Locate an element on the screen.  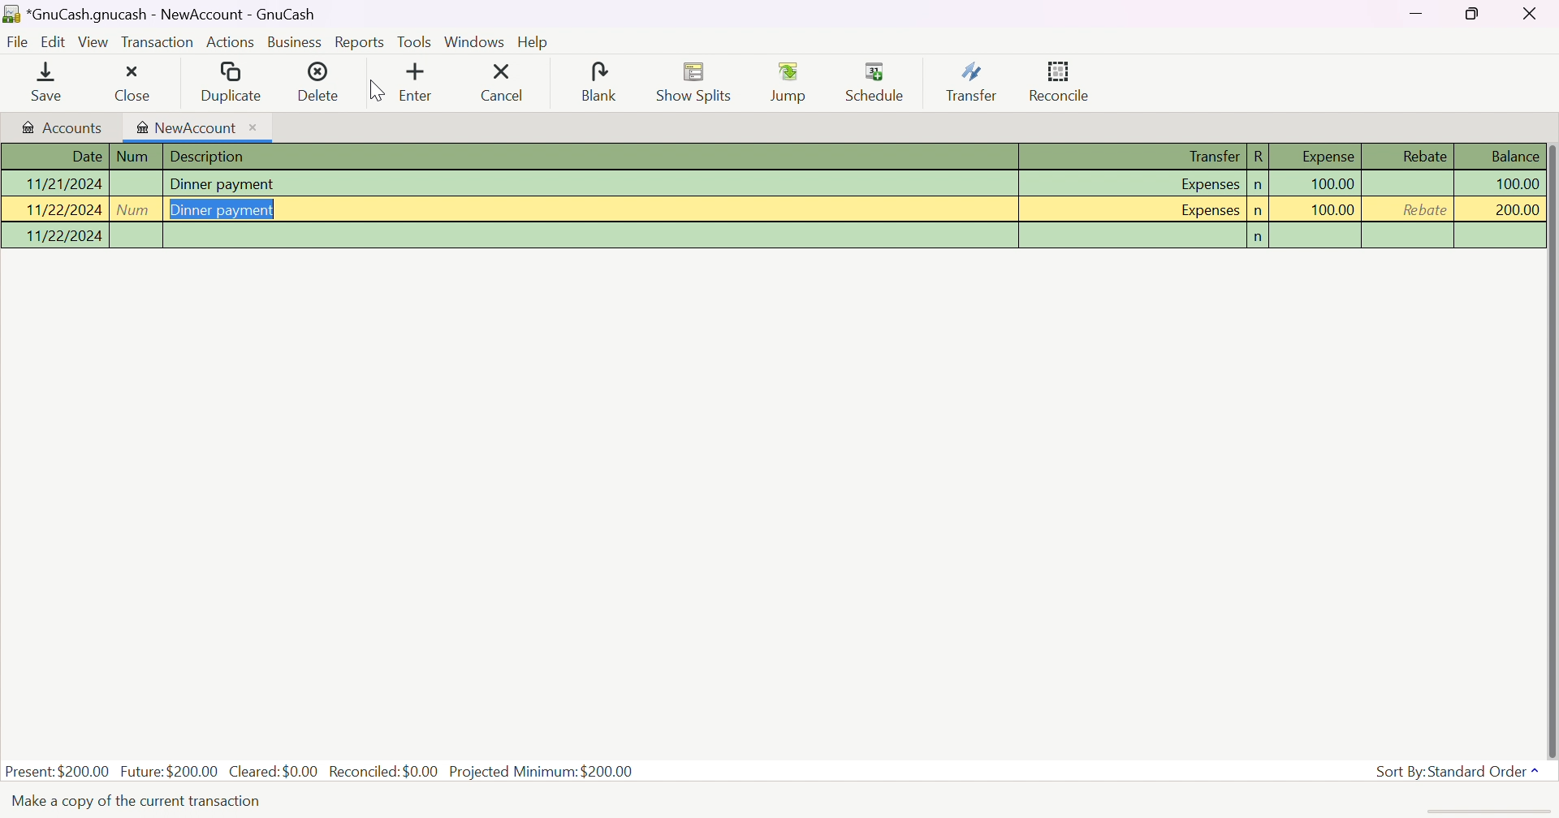
Present: $200.00 is located at coordinates (61, 772).